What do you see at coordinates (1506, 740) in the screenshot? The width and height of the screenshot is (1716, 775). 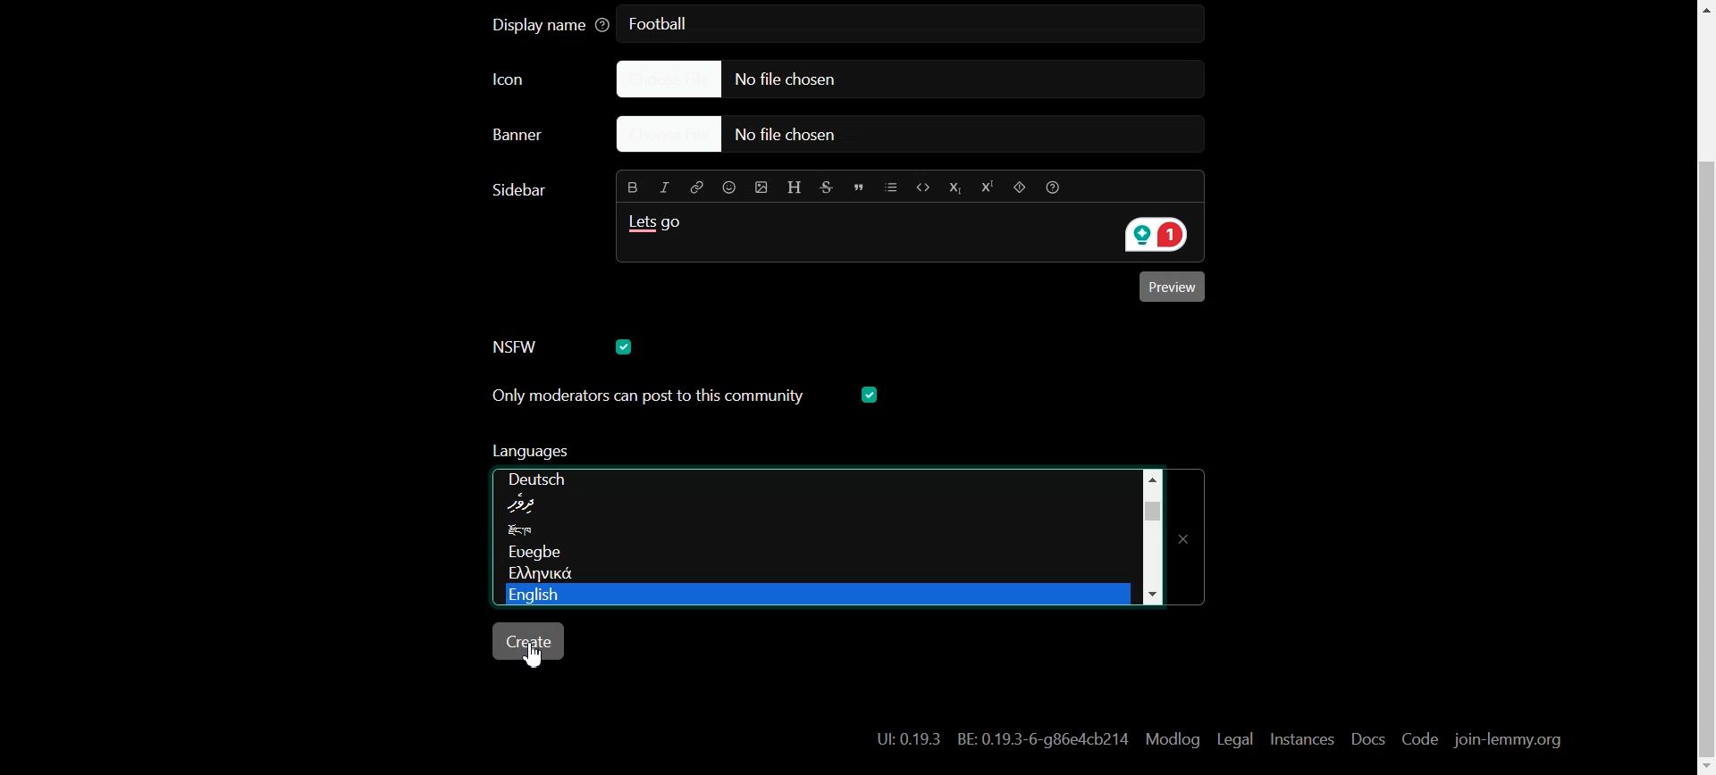 I see `Join-lemmy.org` at bounding box center [1506, 740].